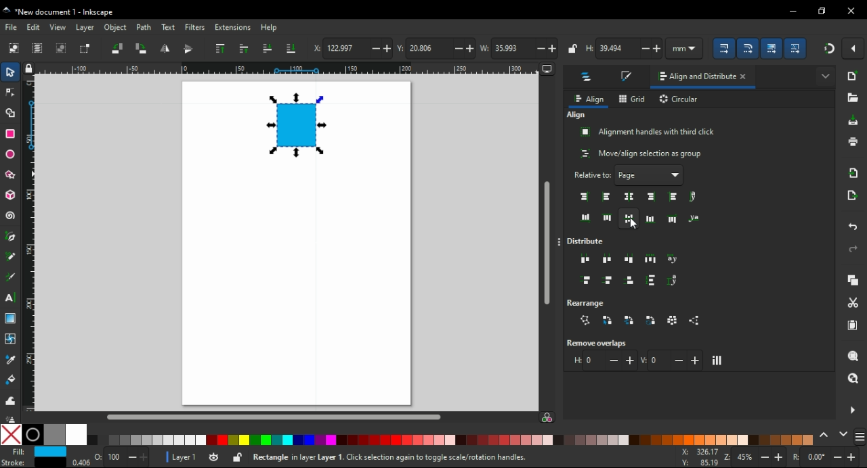  What do you see at coordinates (650, 218) in the screenshot?
I see `center on horizontal axis` at bounding box center [650, 218].